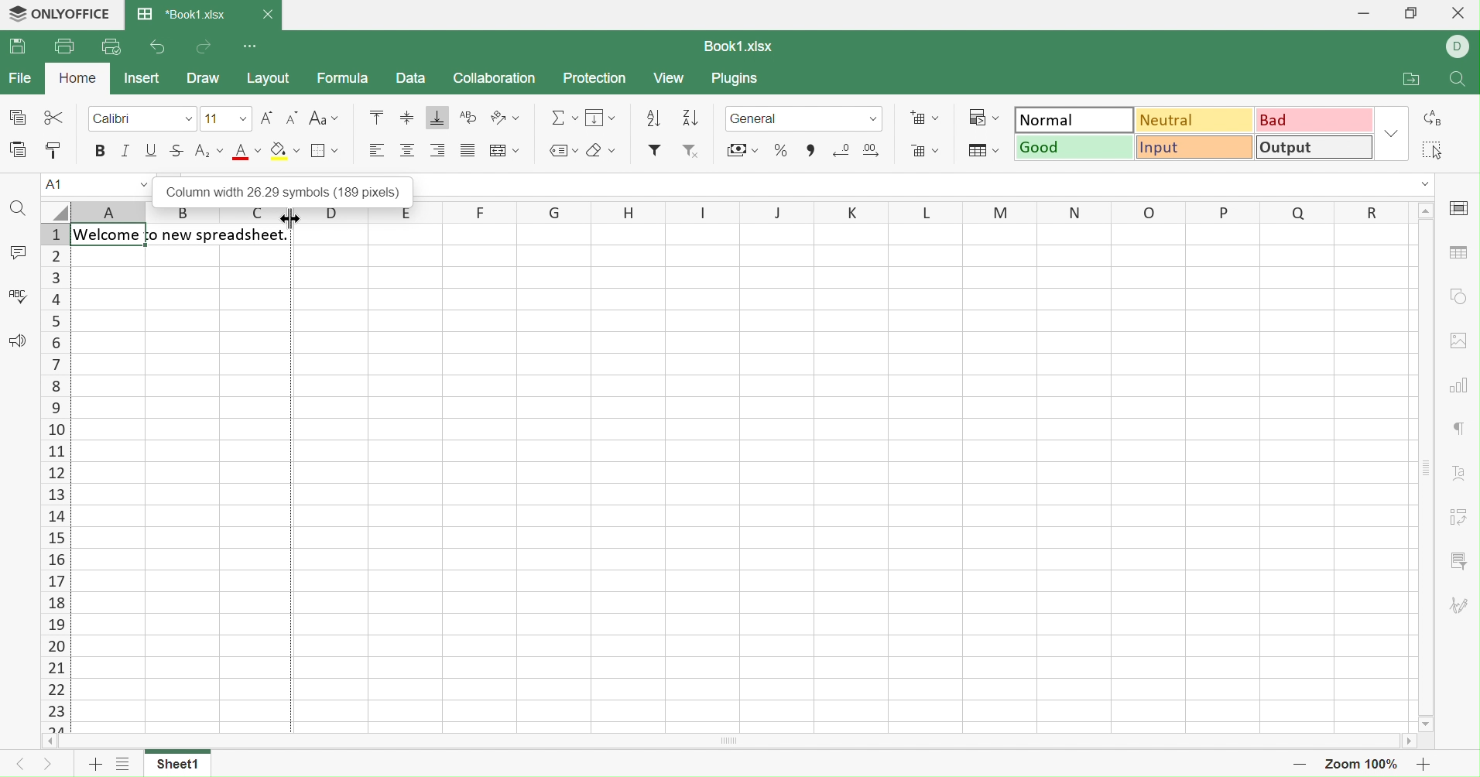 Image resolution: width=1480 pixels, height=777 pixels. I want to click on Calibri, so click(115, 118).